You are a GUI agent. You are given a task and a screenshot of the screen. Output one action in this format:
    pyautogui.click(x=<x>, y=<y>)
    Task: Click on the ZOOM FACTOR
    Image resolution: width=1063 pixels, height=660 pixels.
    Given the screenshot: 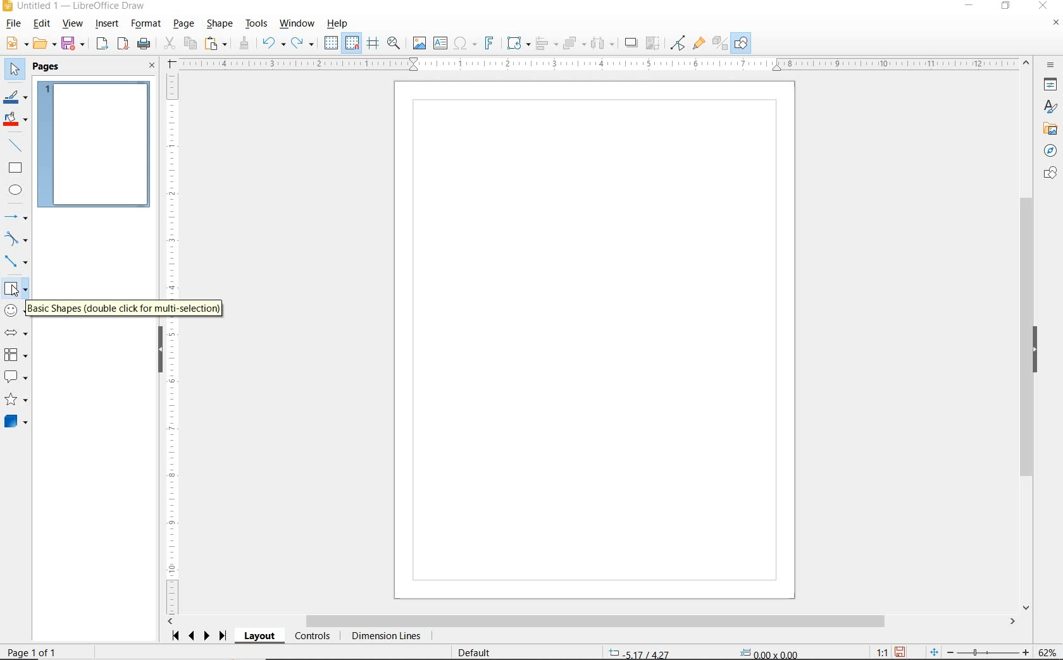 What is the action you would take?
    pyautogui.click(x=1047, y=652)
    